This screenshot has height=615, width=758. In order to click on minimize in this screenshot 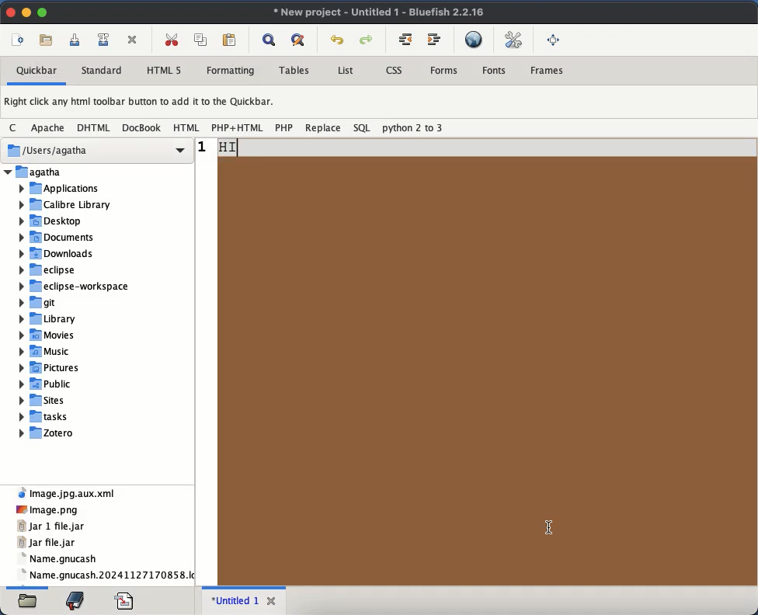, I will do `click(26, 12)`.